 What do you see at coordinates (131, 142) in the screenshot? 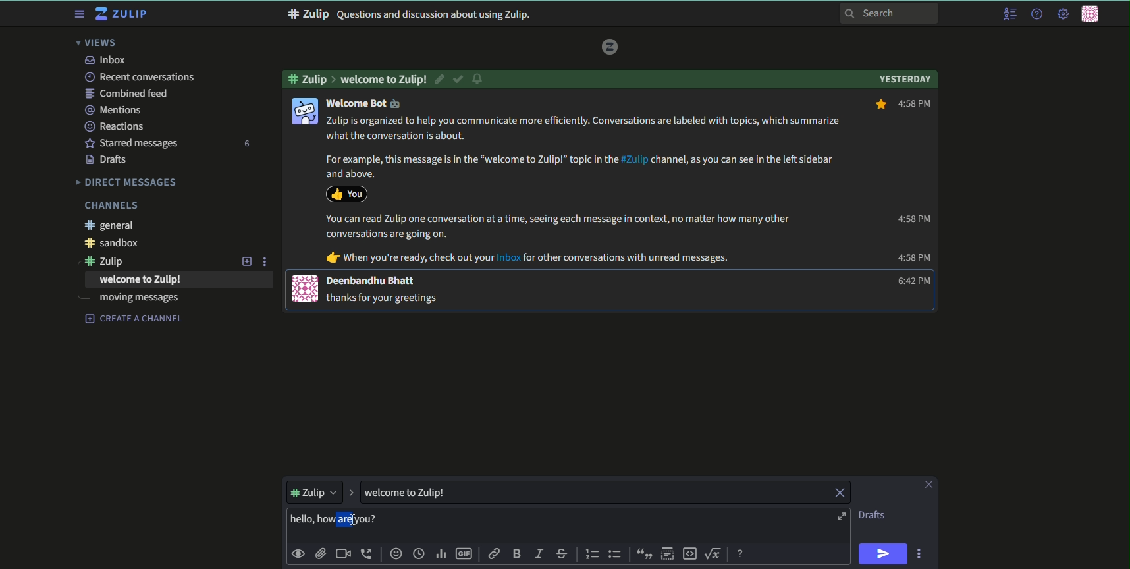
I see `starred messages` at bounding box center [131, 142].